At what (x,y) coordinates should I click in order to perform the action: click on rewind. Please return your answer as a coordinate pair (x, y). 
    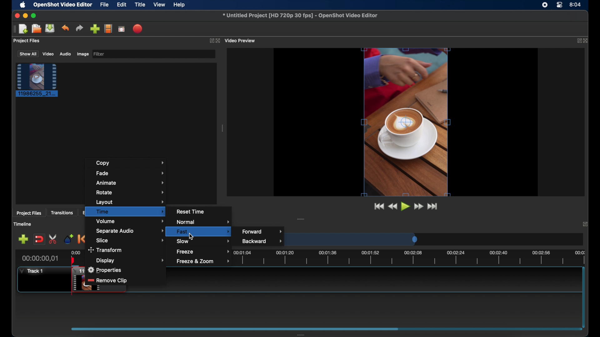
    Looking at the image, I should click on (393, 207).